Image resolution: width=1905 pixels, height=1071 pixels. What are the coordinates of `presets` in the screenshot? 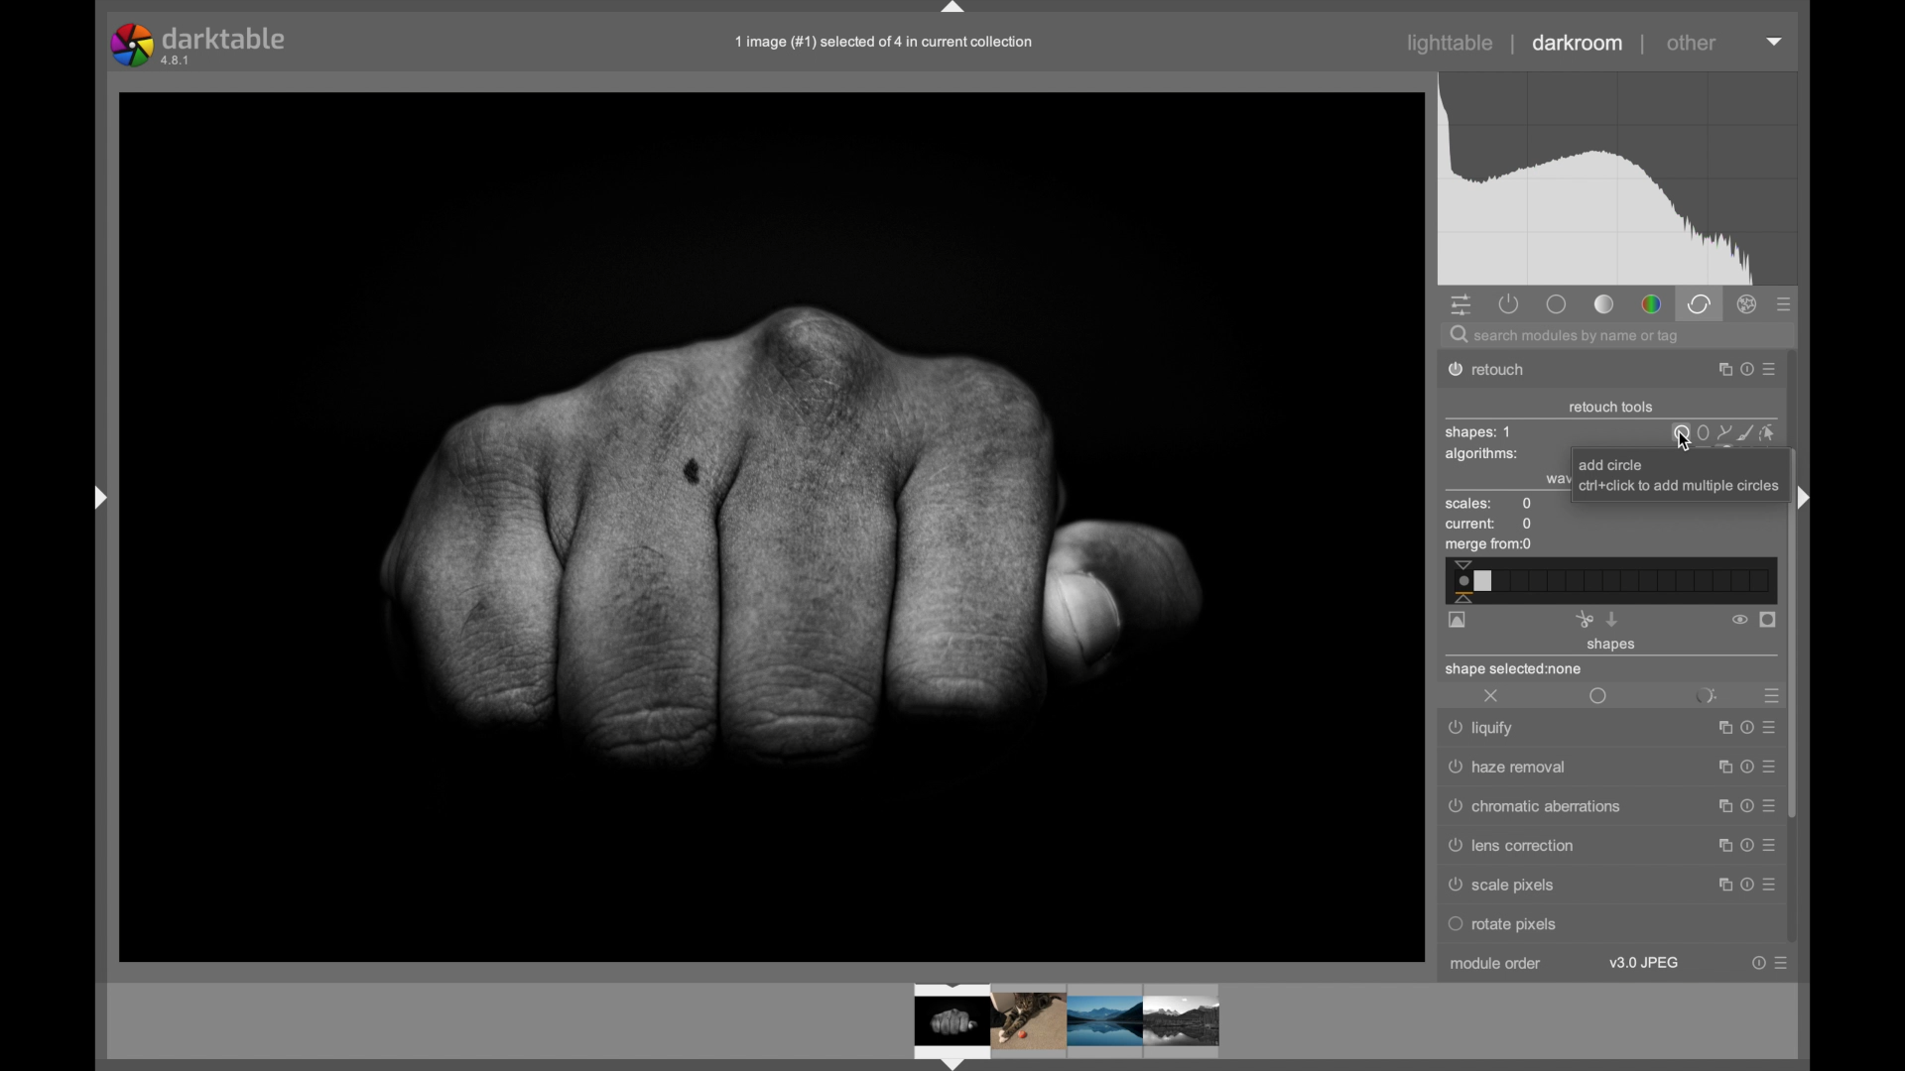 It's located at (1769, 696).